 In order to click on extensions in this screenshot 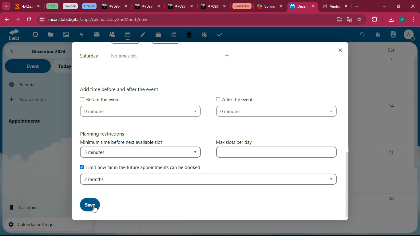, I will do `click(374, 20)`.